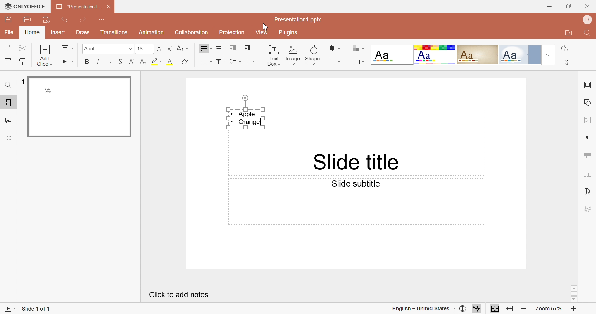  I want to click on Minimize, so click(551, 5).